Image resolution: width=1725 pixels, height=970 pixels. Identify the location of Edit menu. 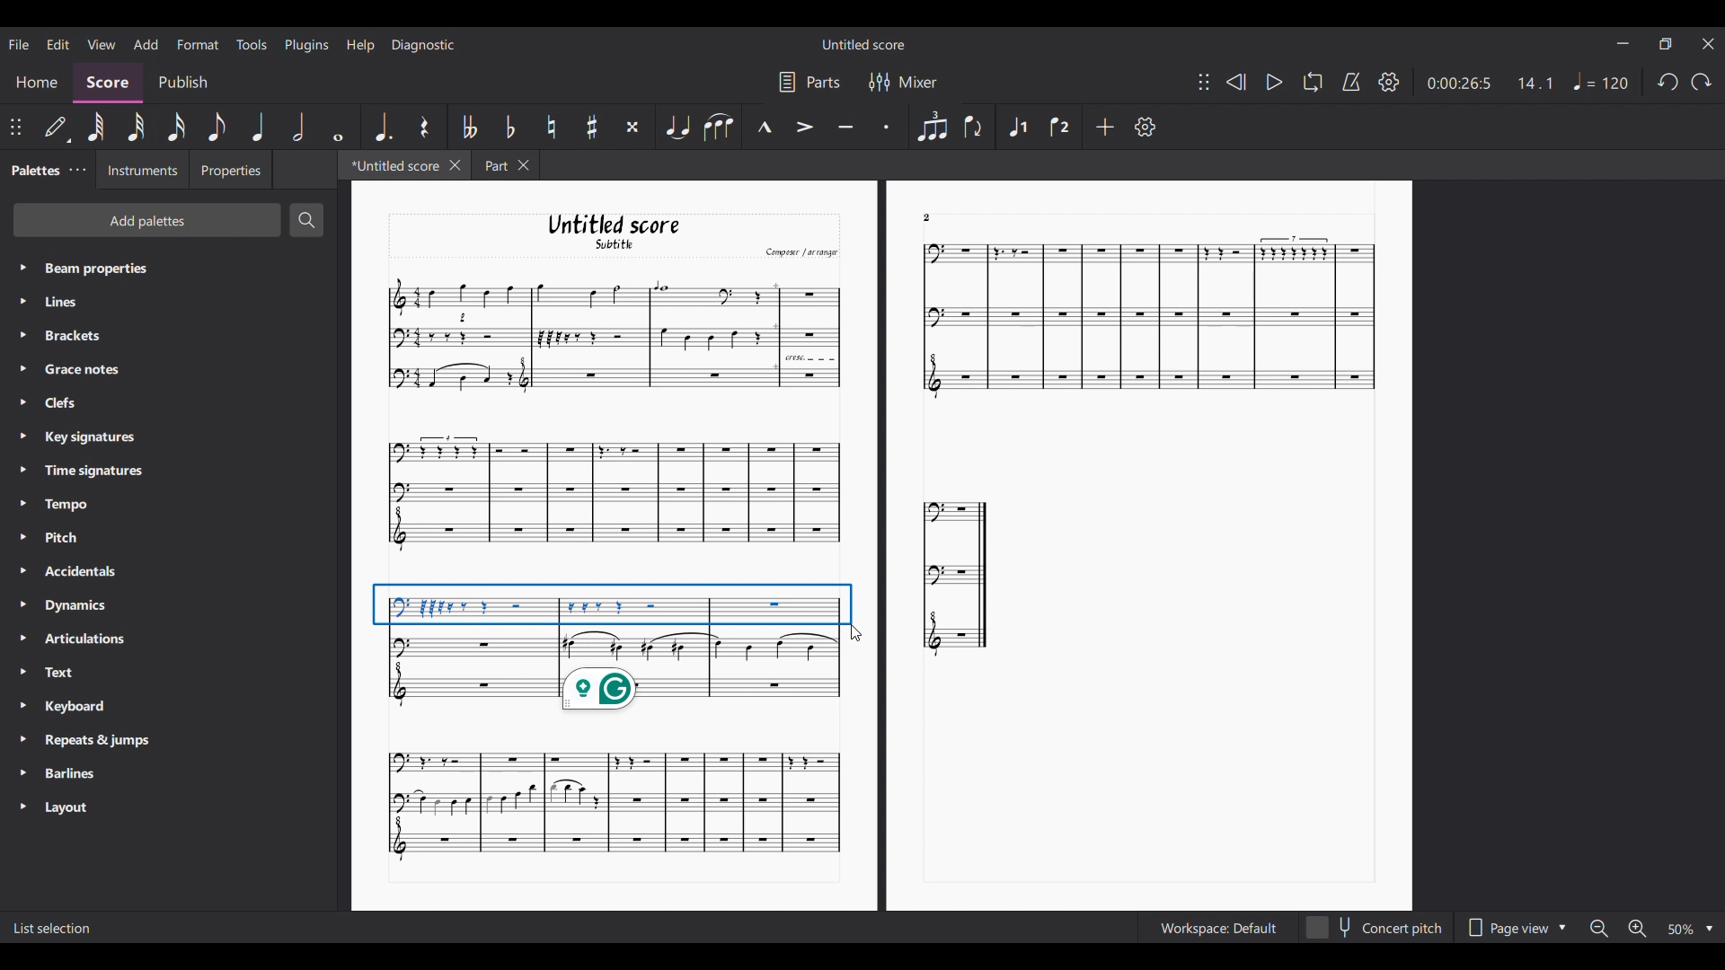
(58, 44).